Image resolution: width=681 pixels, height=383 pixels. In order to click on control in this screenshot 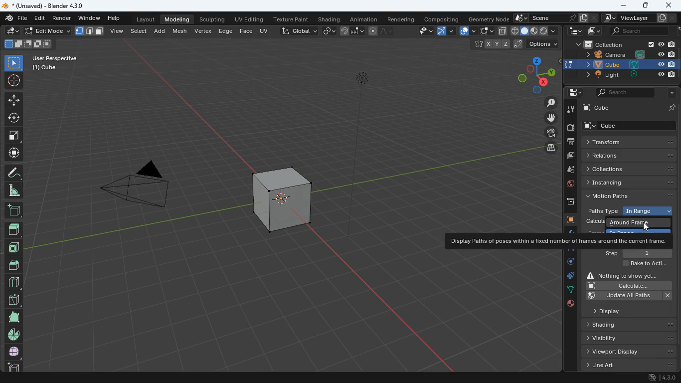, I will do `click(568, 277)`.